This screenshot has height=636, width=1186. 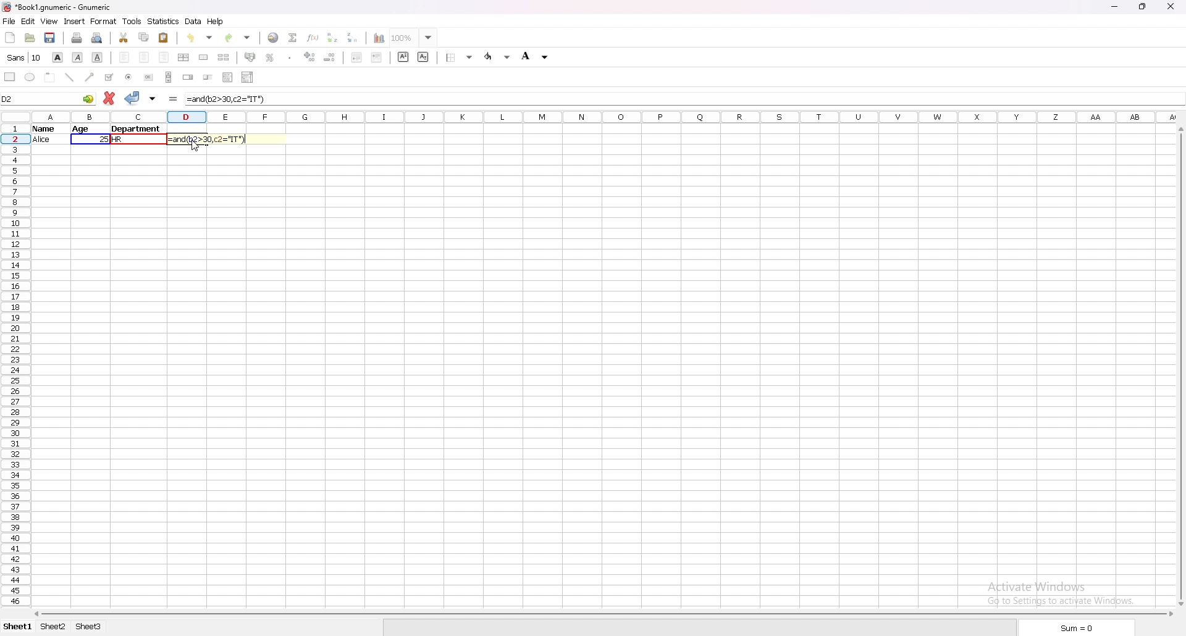 What do you see at coordinates (9, 38) in the screenshot?
I see `new` at bounding box center [9, 38].